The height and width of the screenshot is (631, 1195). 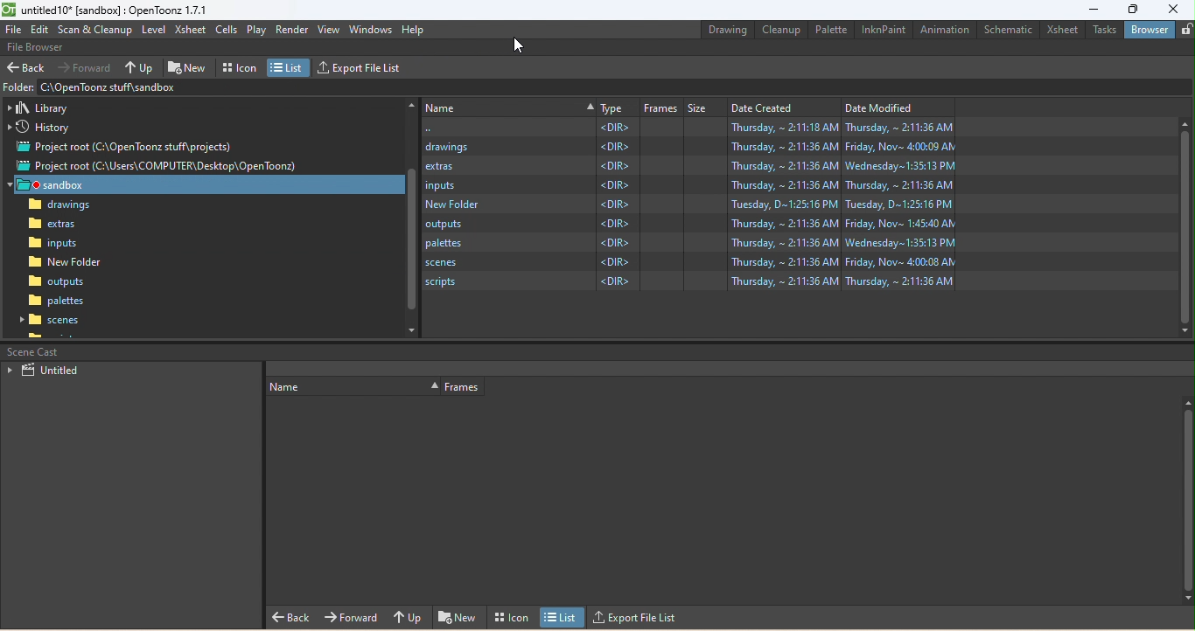 I want to click on InknPaint, so click(x=885, y=30).